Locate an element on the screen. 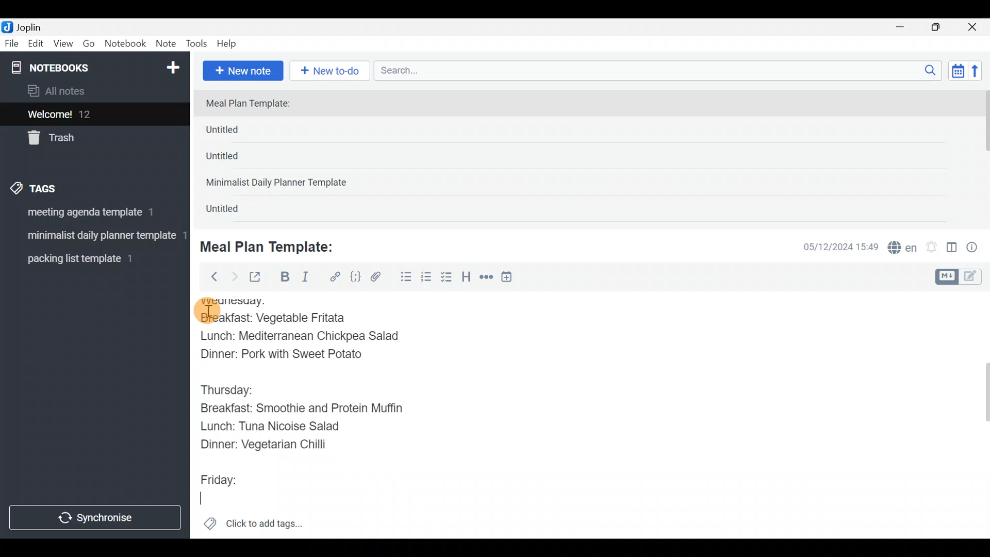 This screenshot has height=557, width=990. Toggle external editing is located at coordinates (259, 277).